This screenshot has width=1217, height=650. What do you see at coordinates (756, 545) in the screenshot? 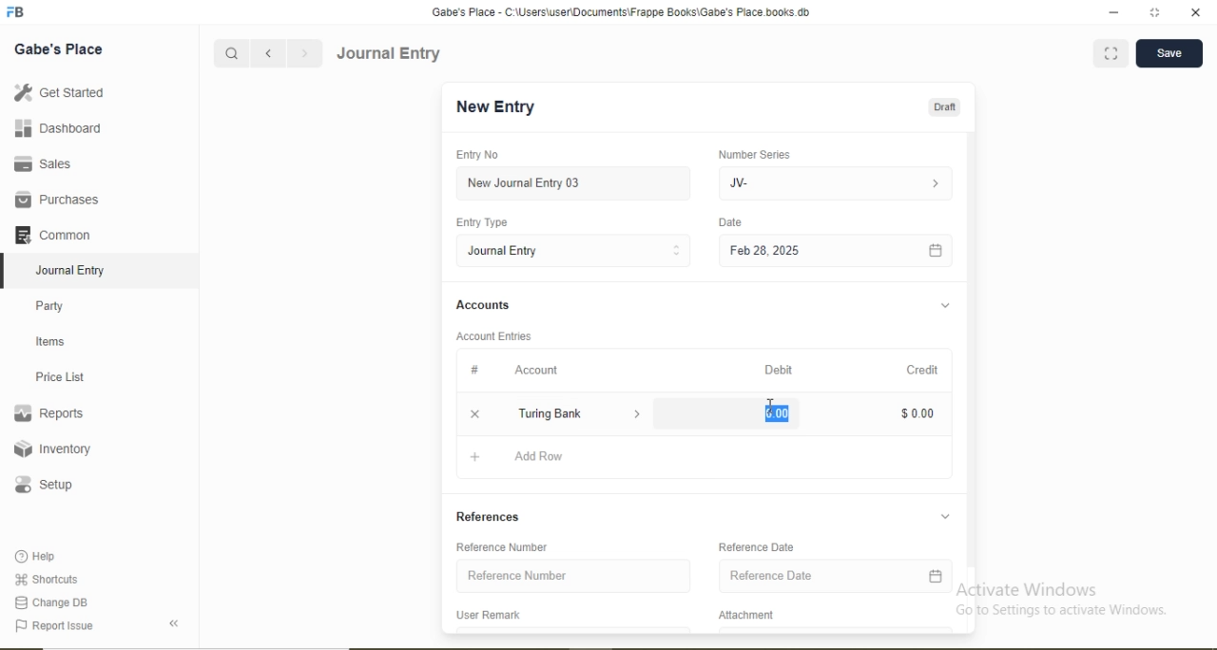
I see `Reference Date` at bounding box center [756, 545].